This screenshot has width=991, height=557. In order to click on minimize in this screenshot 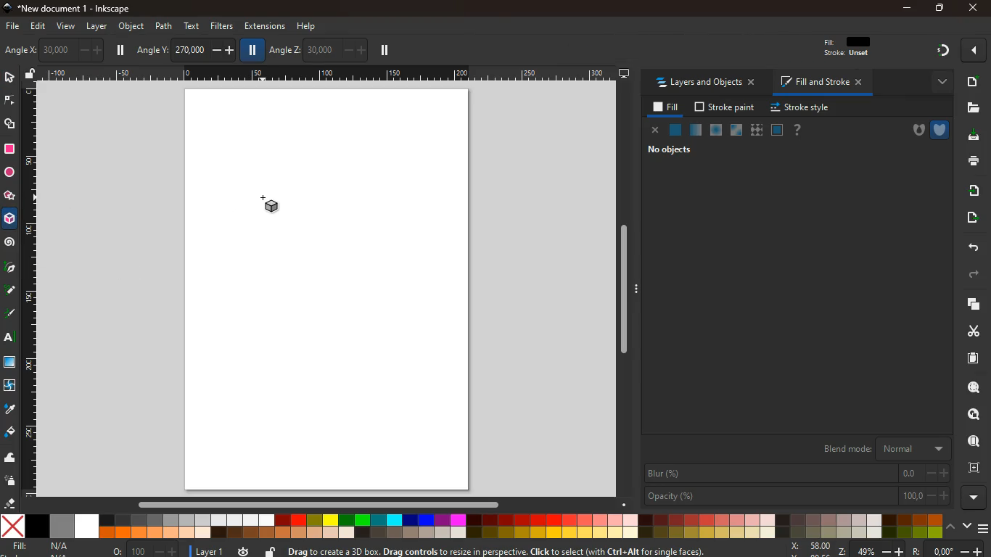, I will do `click(907, 8)`.